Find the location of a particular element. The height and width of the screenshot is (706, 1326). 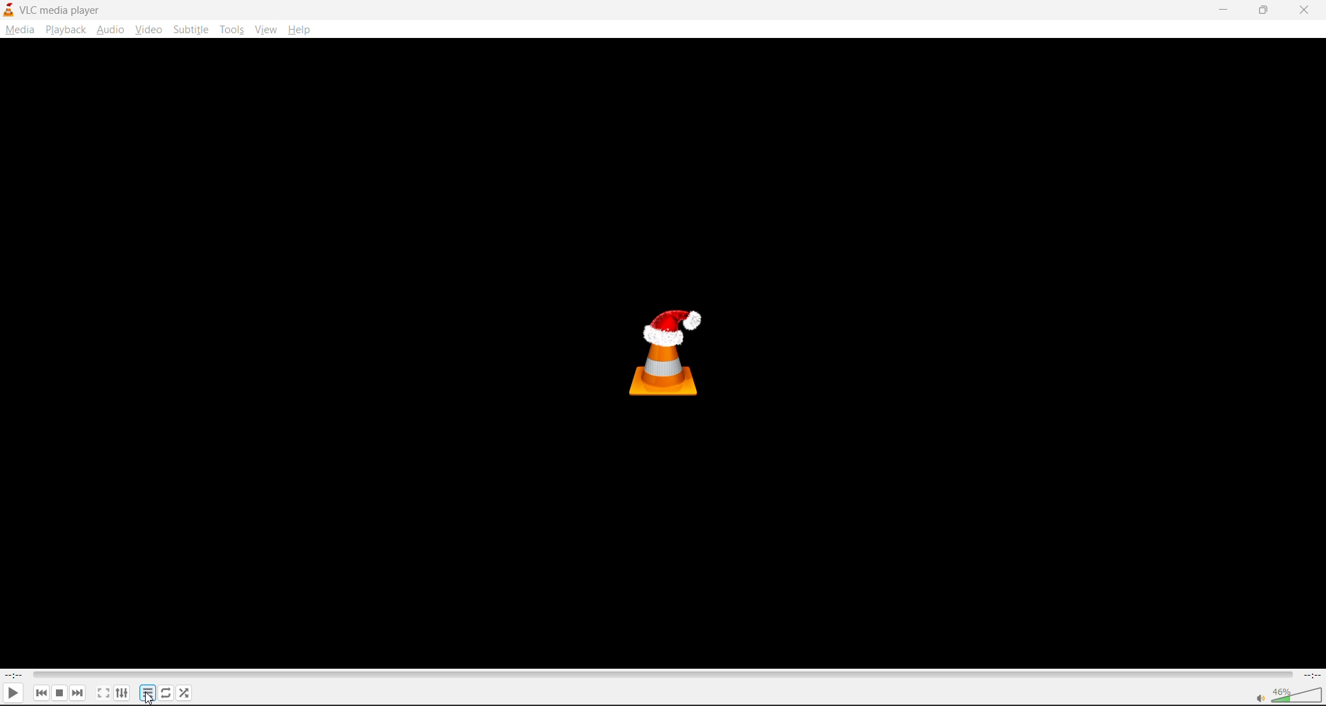

tools is located at coordinates (232, 31).